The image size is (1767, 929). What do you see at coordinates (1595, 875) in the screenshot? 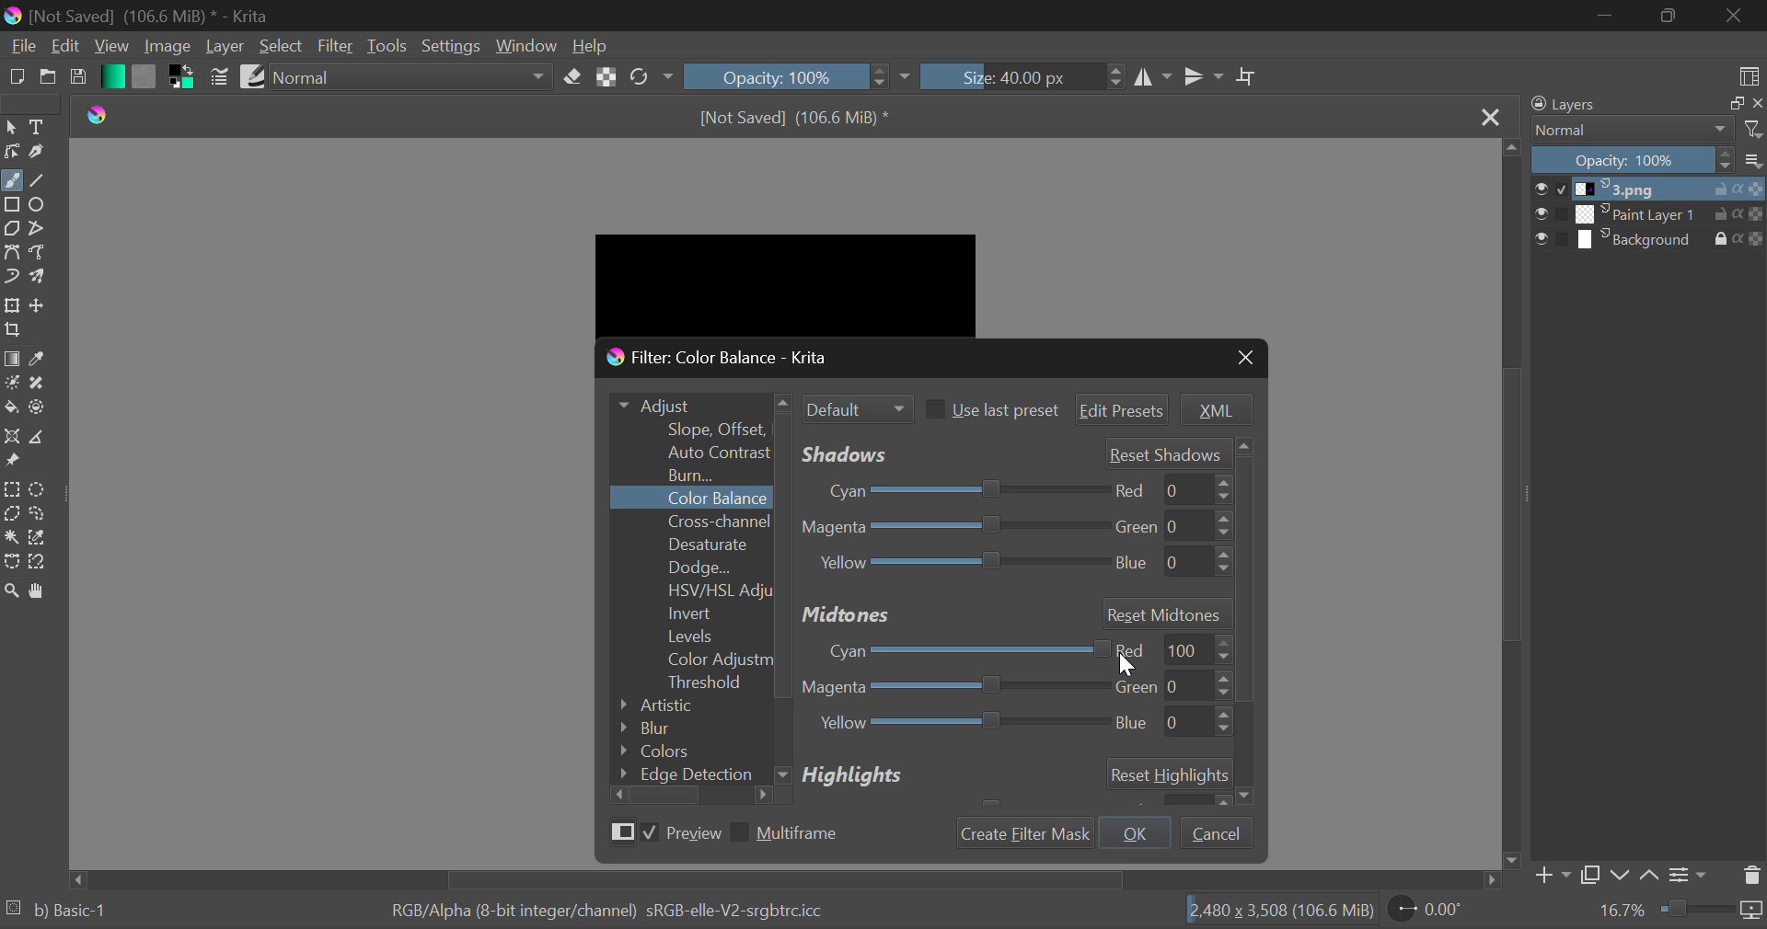
I see `Copy Layer` at bounding box center [1595, 875].